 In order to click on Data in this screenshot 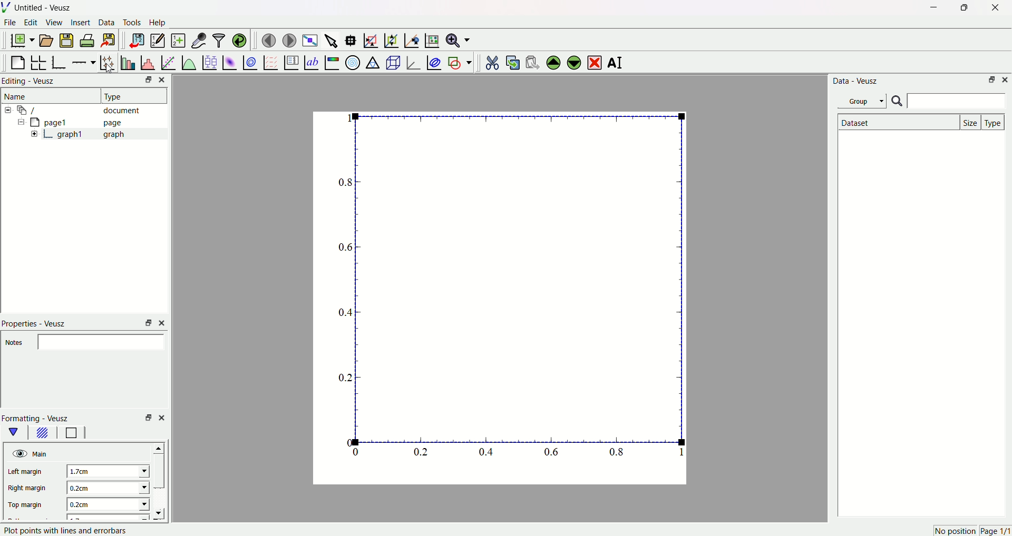, I will do `click(107, 24)`.